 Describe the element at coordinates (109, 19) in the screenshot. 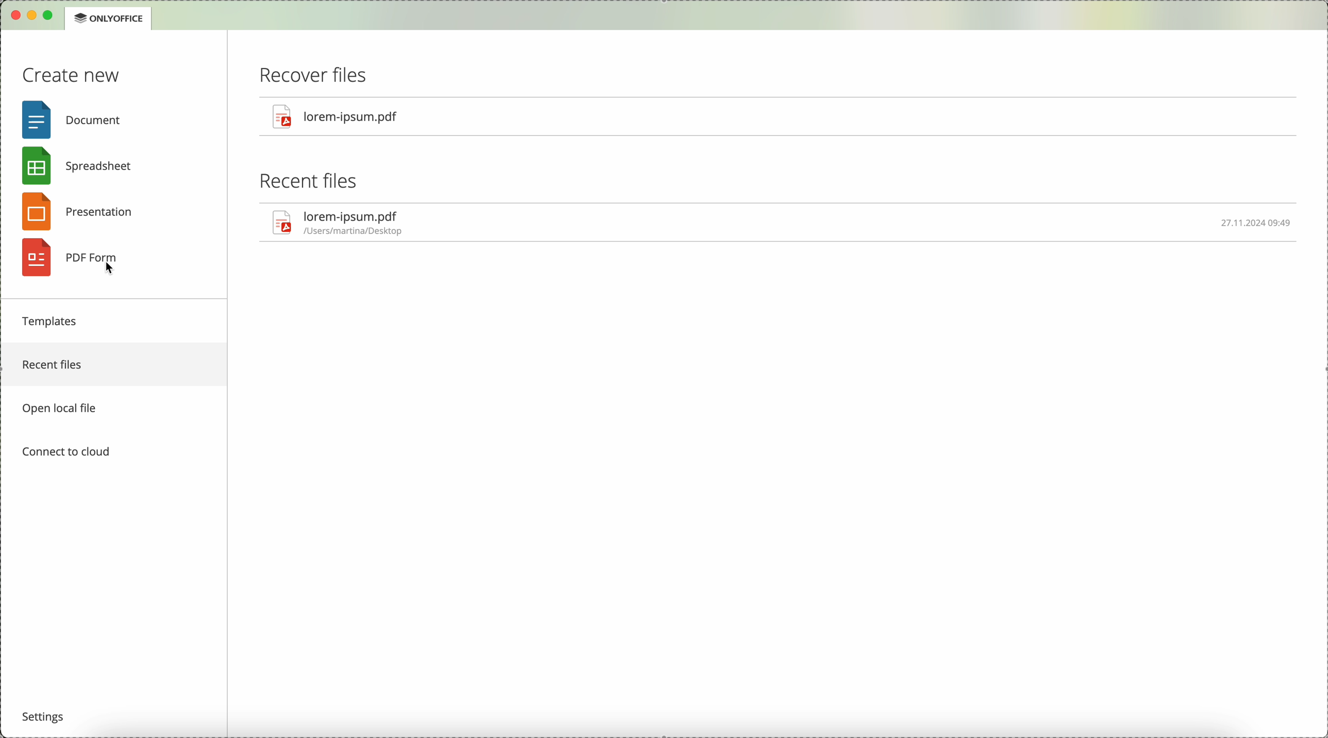

I see `ONLYOFFICE` at that location.